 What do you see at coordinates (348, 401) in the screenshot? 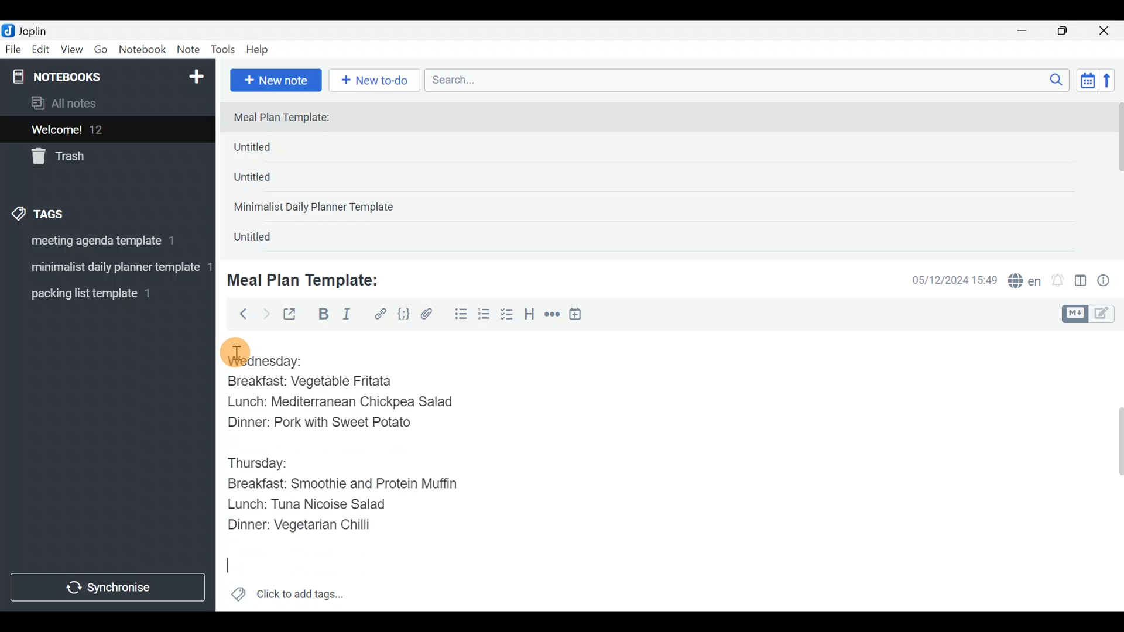
I see `Lunch: Mediterranean Chickpea Salad` at bounding box center [348, 401].